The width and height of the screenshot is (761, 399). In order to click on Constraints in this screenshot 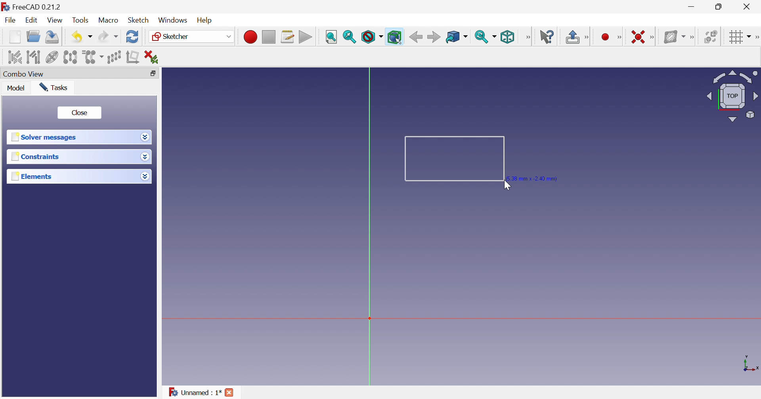, I will do `click(35, 156)`.